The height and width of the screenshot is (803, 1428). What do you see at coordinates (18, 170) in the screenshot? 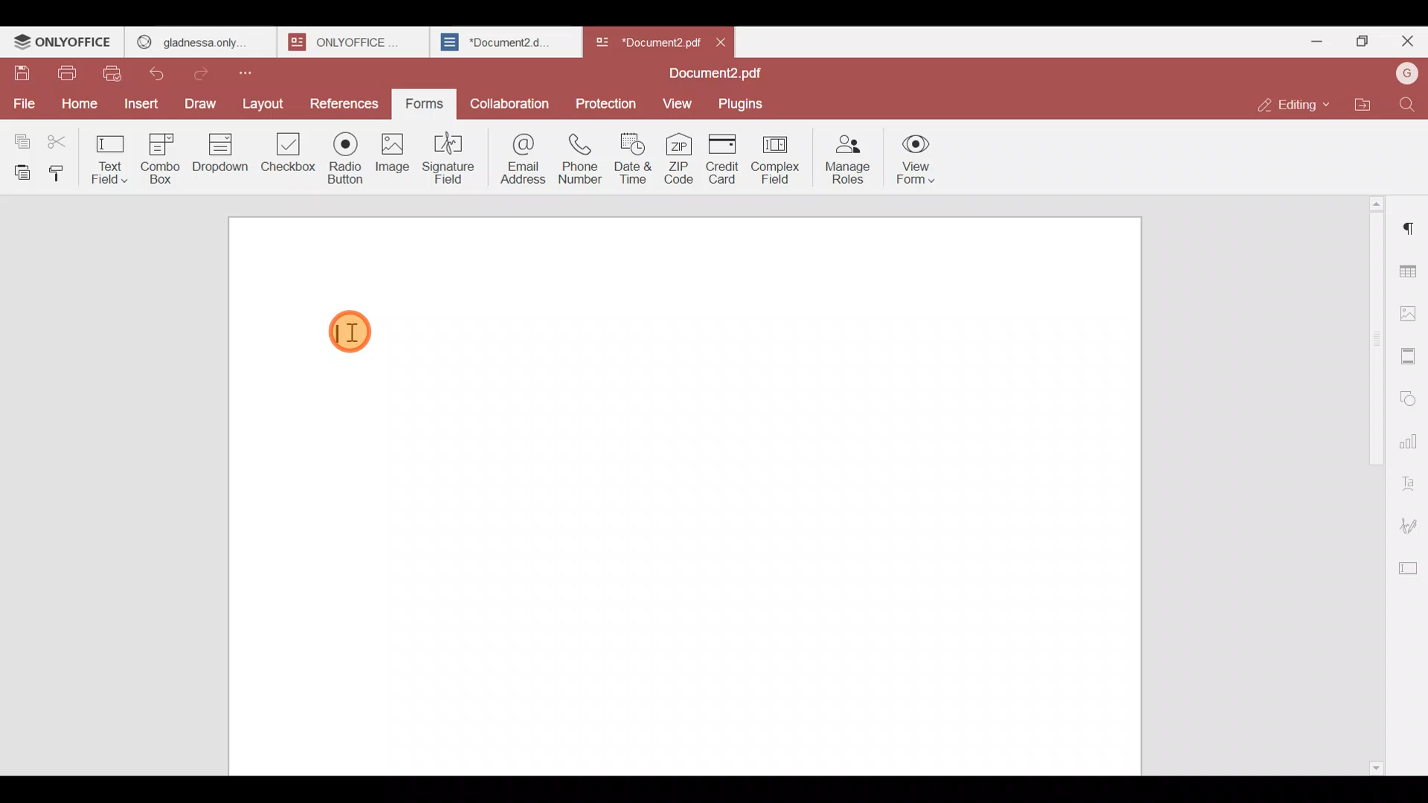
I see `Paste` at bounding box center [18, 170].